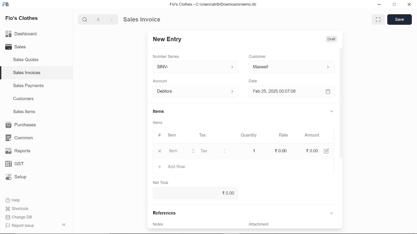  Describe the element at coordinates (160, 111) in the screenshot. I see `Items` at that location.